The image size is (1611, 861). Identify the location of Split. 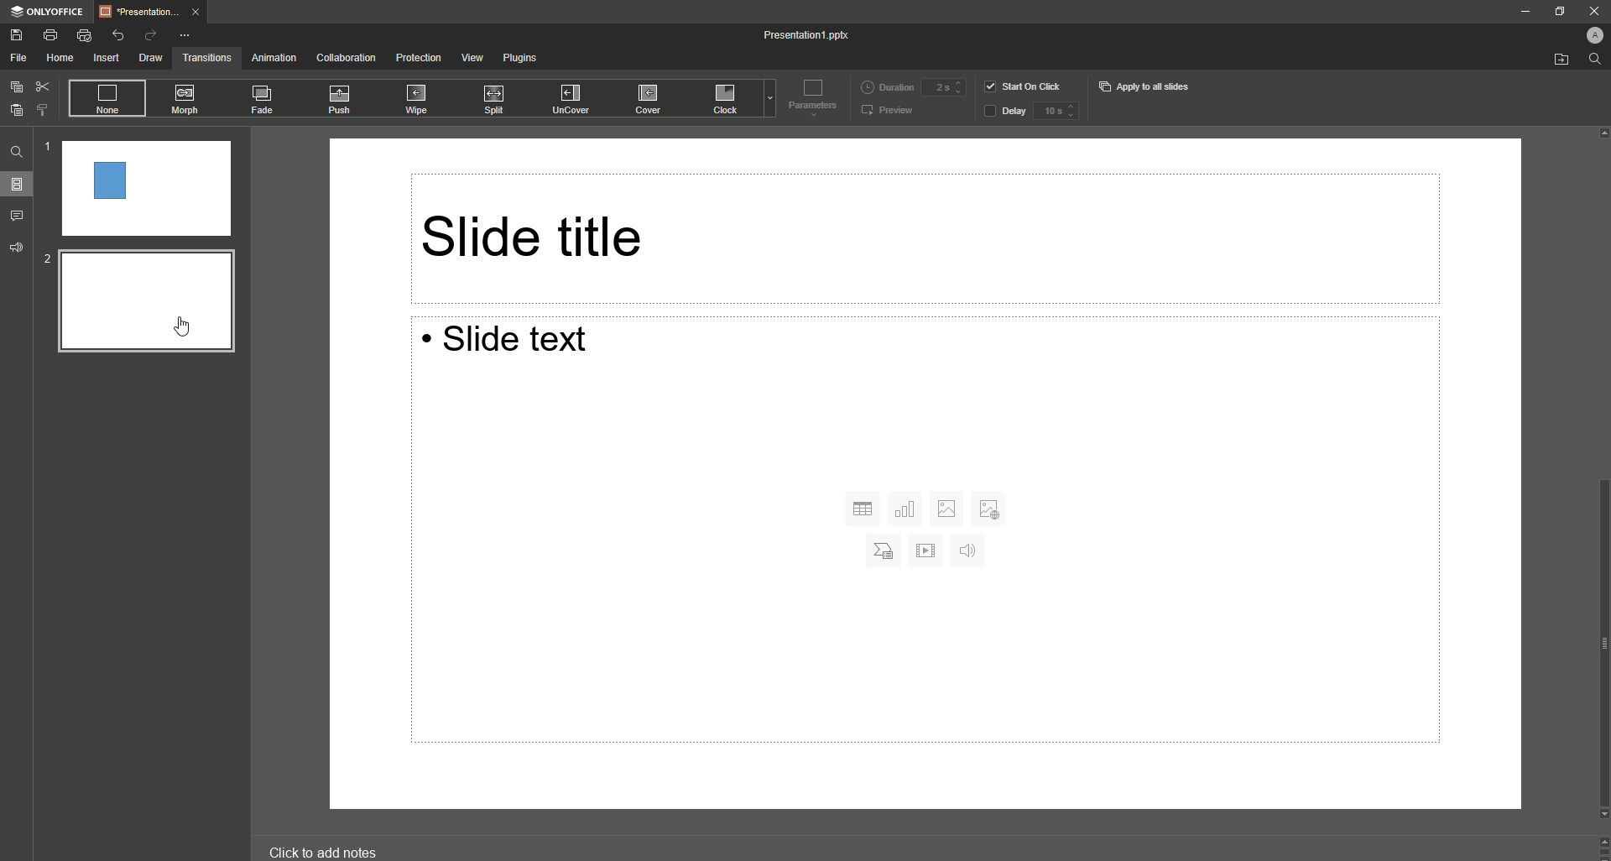
(498, 99).